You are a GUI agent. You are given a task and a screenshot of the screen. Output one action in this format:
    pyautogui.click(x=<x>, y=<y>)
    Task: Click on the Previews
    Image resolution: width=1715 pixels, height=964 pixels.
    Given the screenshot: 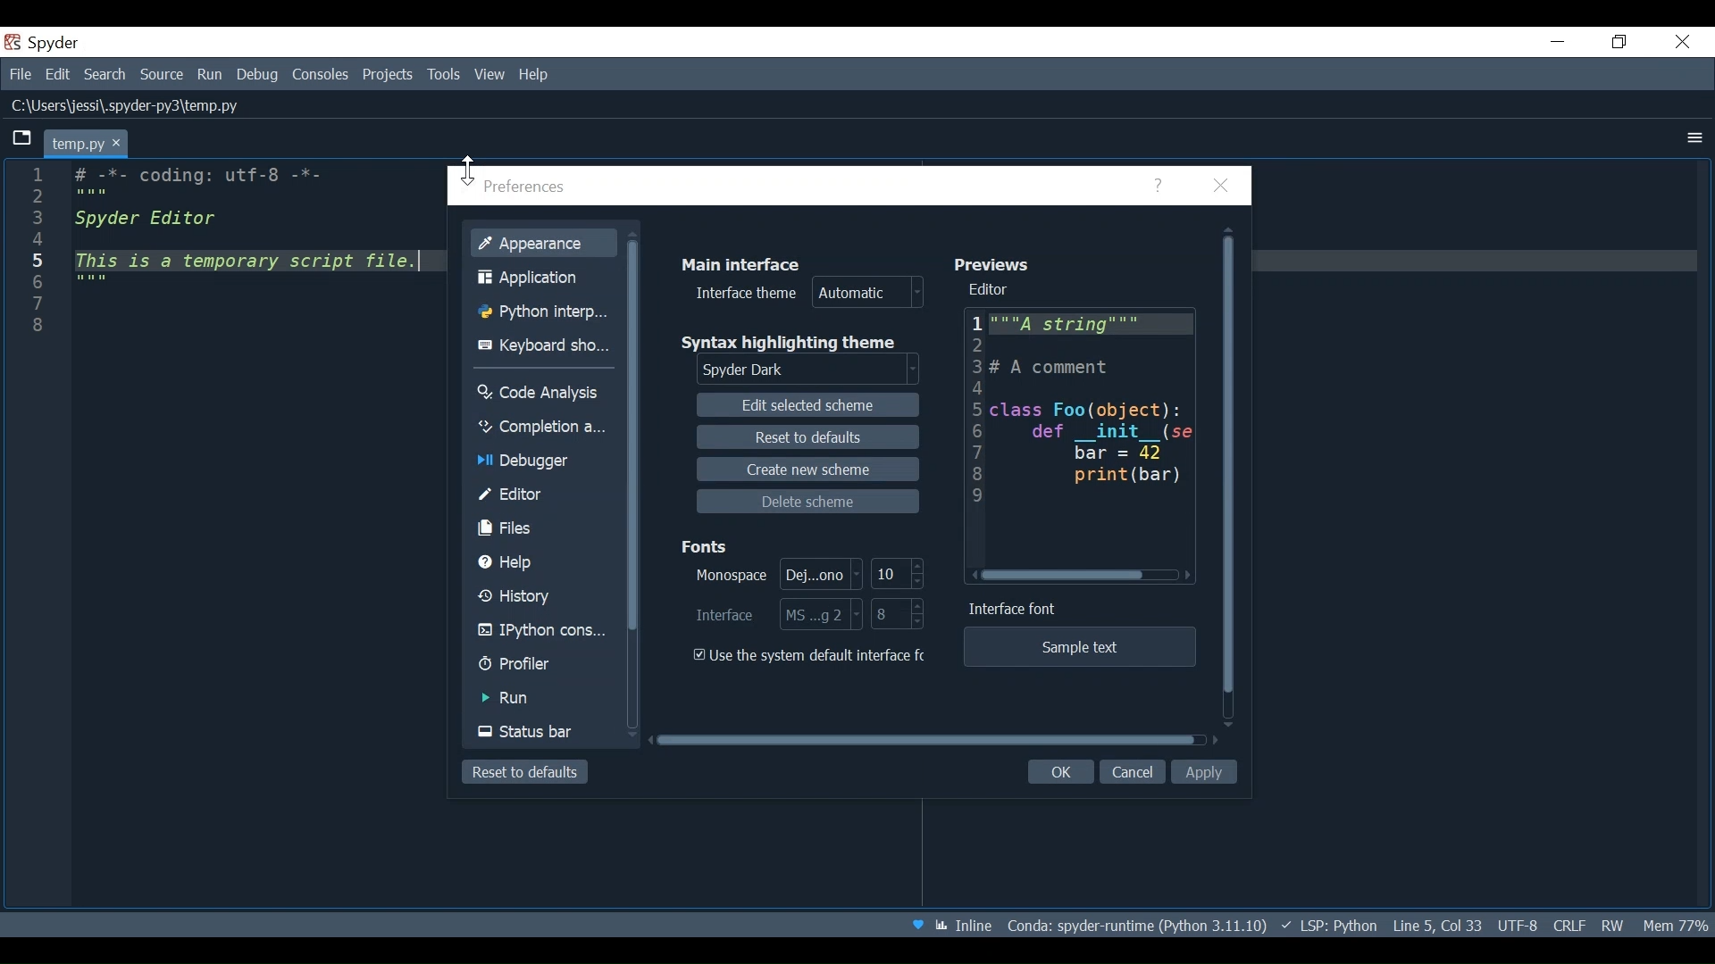 What is the action you would take?
    pyautogui.click(x=999, y=265)
    